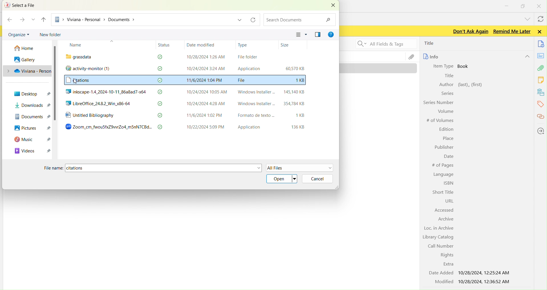 This screenshot has height=290, width=547. What do you see at coordinates (27, 49) in the screenshot?
I see `home` at bounding box center [27, 49].